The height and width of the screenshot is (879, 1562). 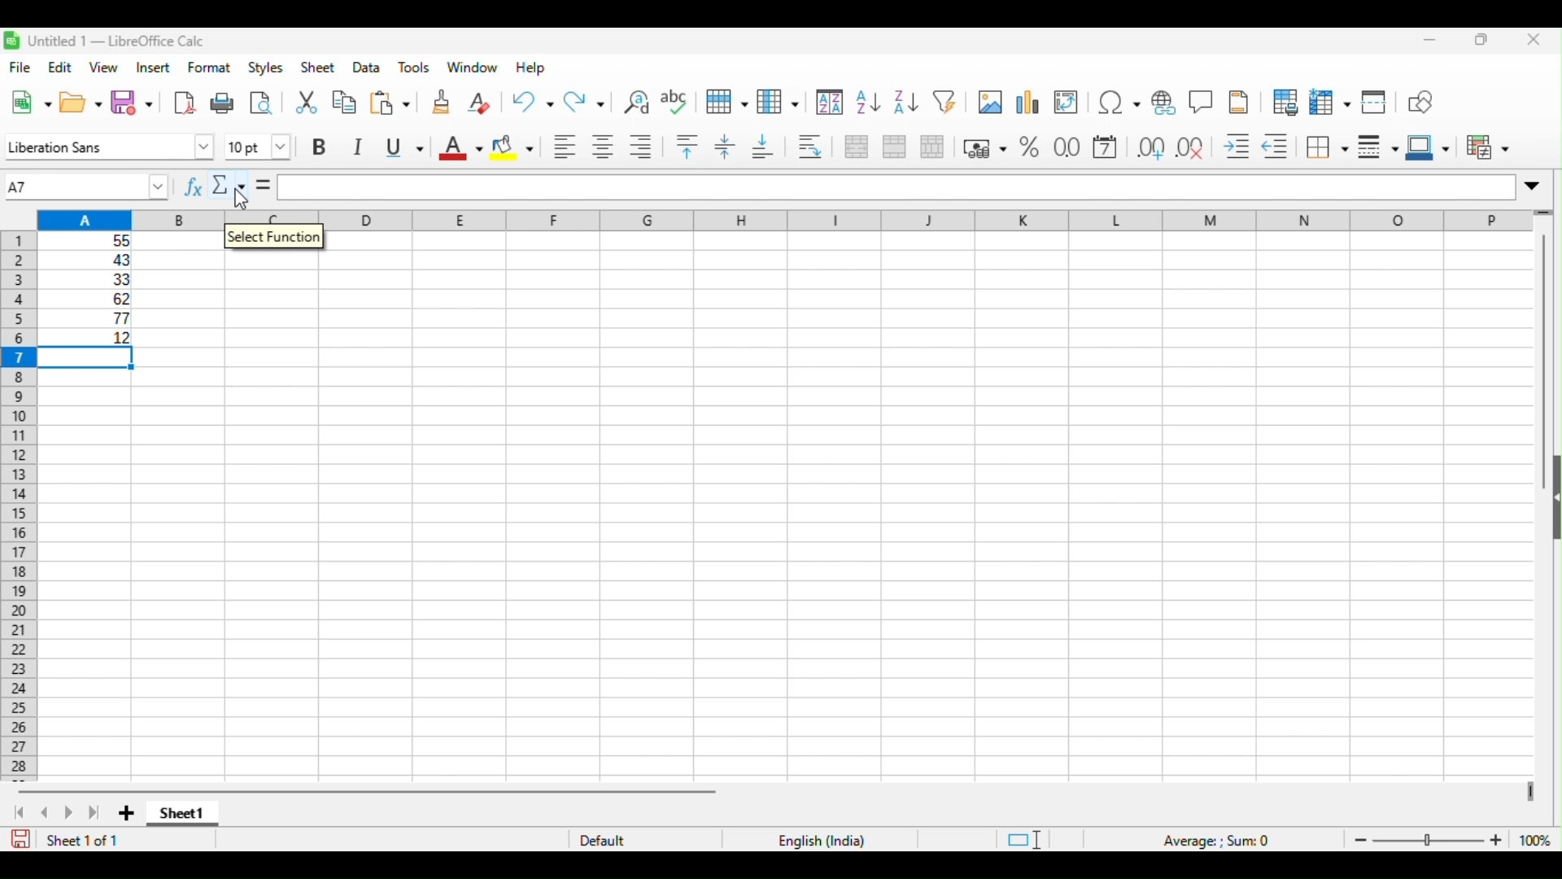 What do you see at coordinates (1377, 100) in the screenshot?
I see `split window` at bounding box center [1377, 100].